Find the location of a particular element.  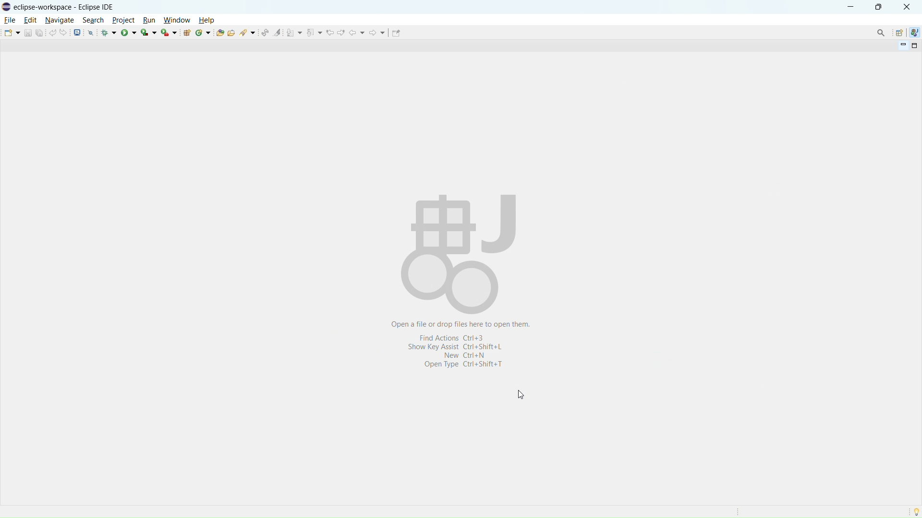

view previous location is located at coordinates (330, 33).